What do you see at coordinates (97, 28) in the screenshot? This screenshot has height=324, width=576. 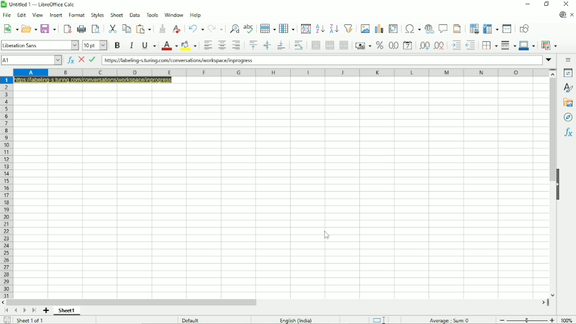 I see `Toggle print preview` at bounding box center [97, 28].